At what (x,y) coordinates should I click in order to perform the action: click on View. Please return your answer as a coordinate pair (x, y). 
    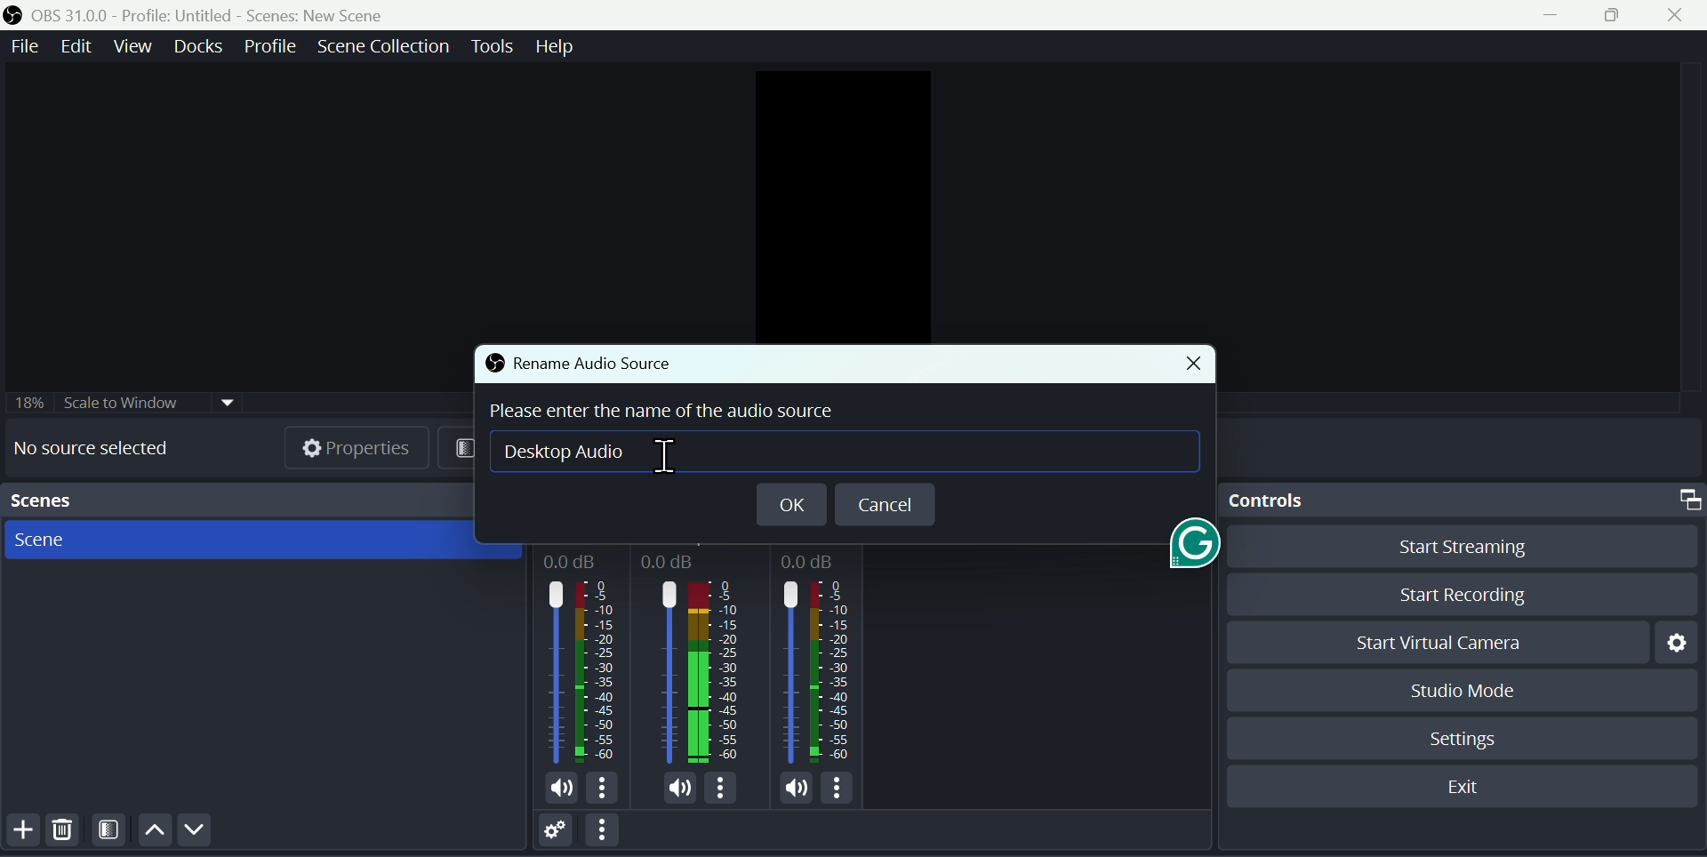
    Looking at the image, I should click on (131, 48).